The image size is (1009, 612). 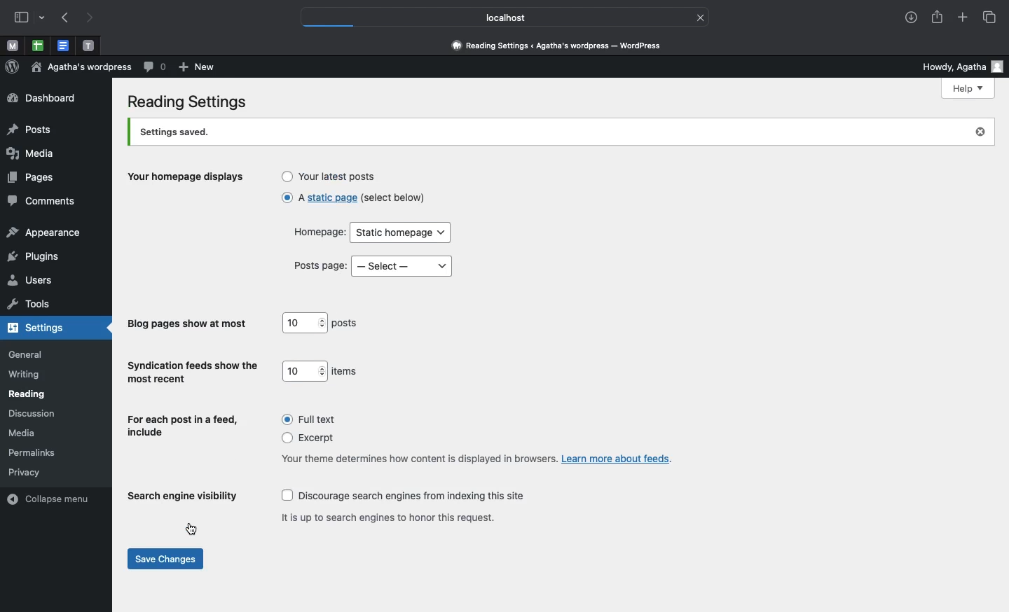 I want to click on permalinks, so click(x=36, y=452).